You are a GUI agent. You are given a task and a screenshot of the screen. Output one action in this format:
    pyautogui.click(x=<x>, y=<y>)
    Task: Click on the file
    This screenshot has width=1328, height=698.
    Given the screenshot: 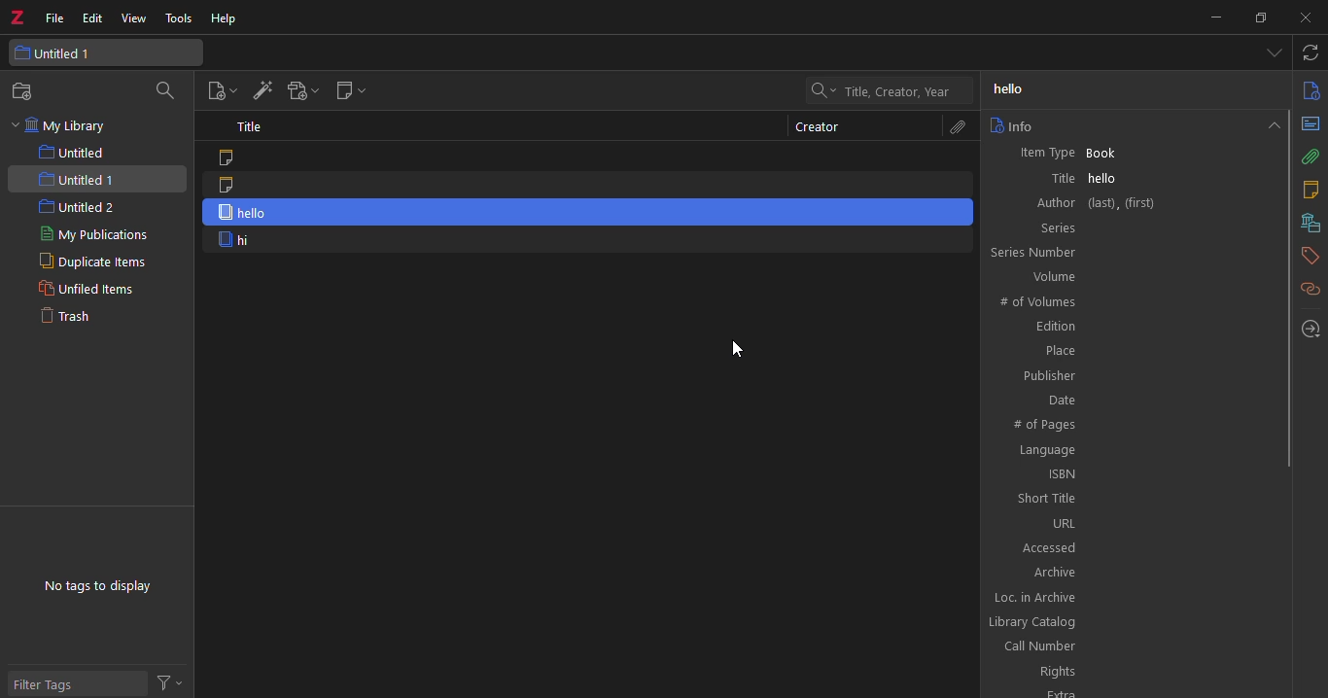 What is the action you would take?
    pyautogui.click(x=54, y=17)
    